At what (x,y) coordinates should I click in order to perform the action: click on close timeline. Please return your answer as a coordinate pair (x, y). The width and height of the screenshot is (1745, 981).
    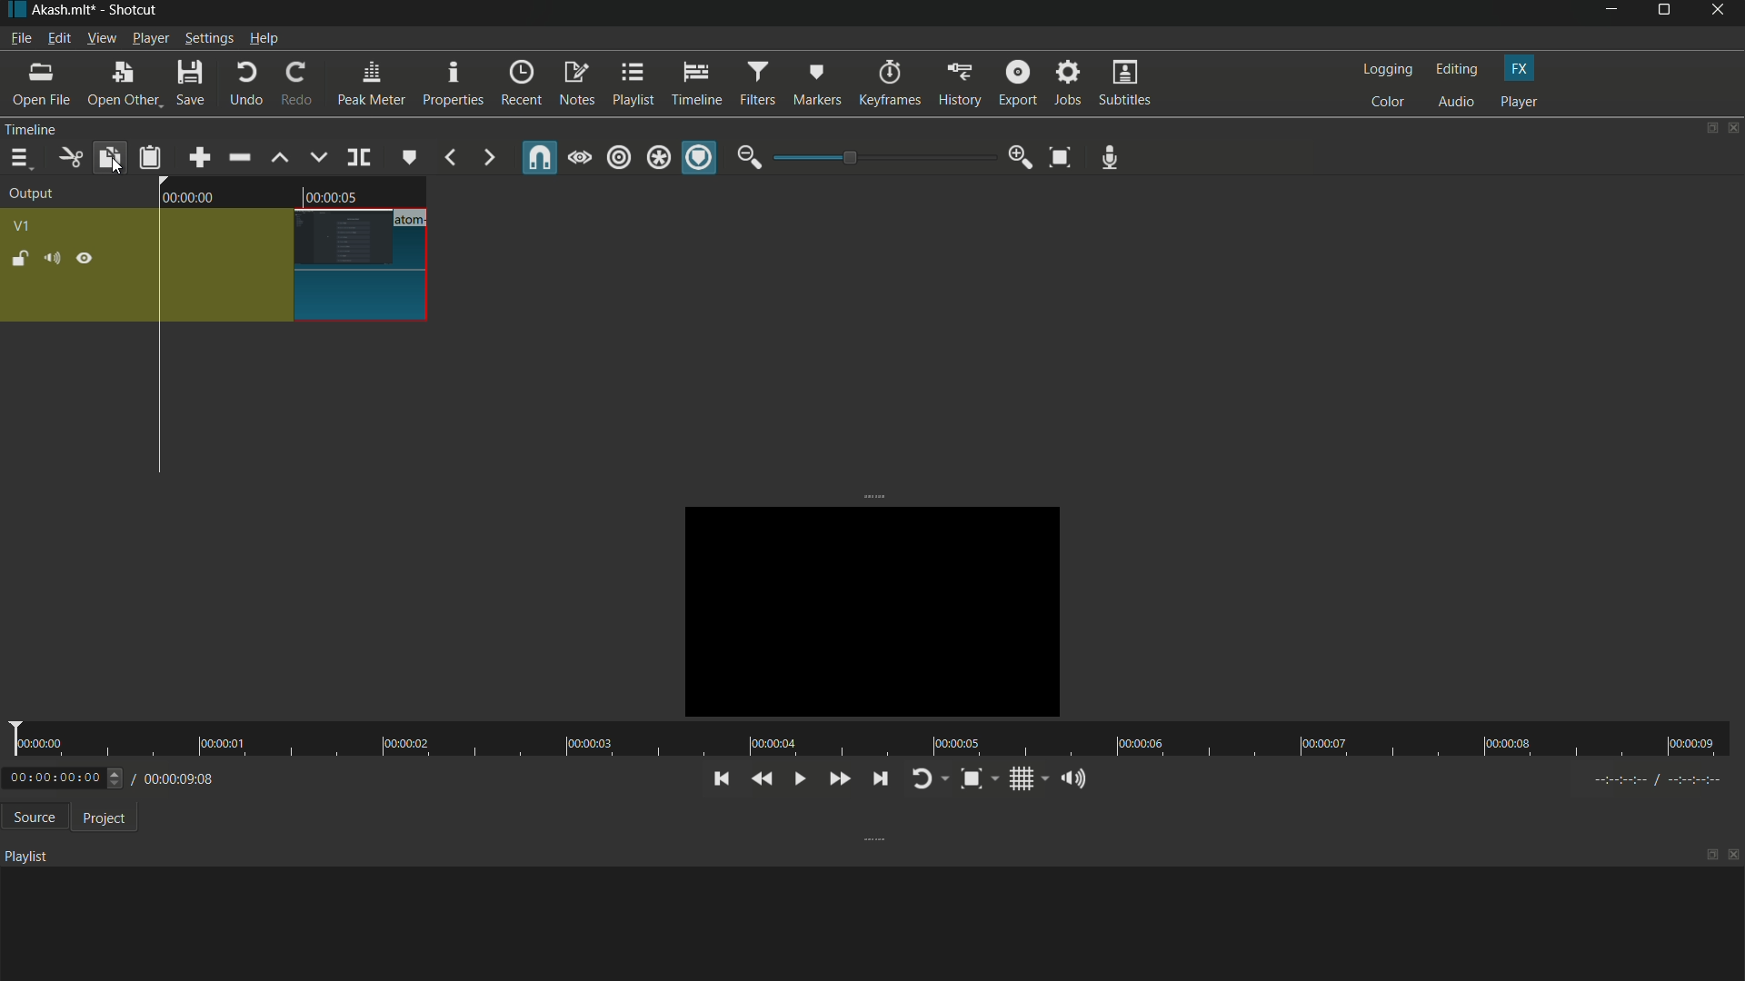
    Looking at the image, I should click on (1734, 128).